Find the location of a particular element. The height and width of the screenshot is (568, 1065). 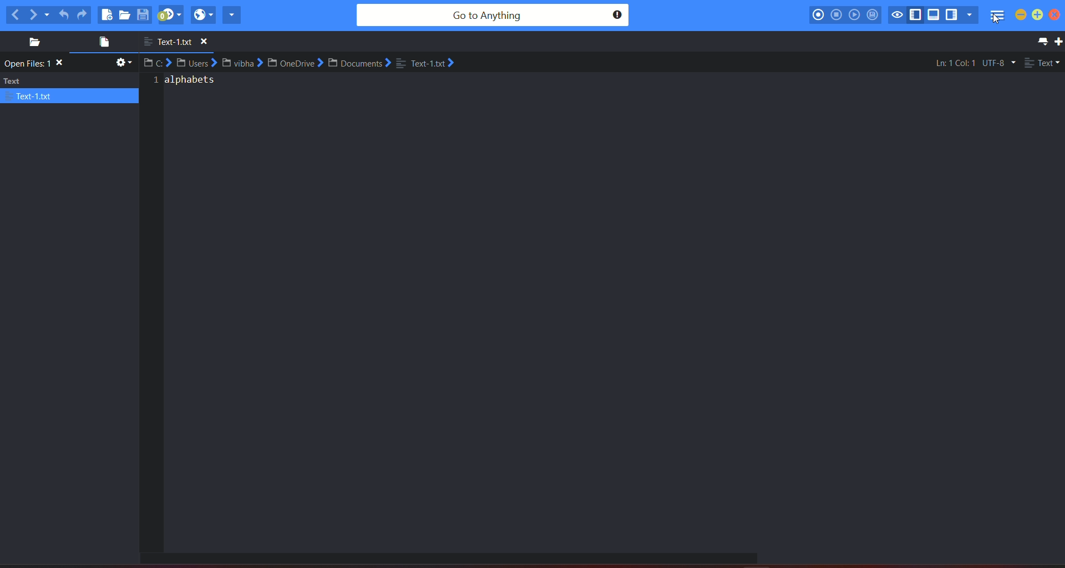

show/hide bottom pane is located at coordinates (935, 16).